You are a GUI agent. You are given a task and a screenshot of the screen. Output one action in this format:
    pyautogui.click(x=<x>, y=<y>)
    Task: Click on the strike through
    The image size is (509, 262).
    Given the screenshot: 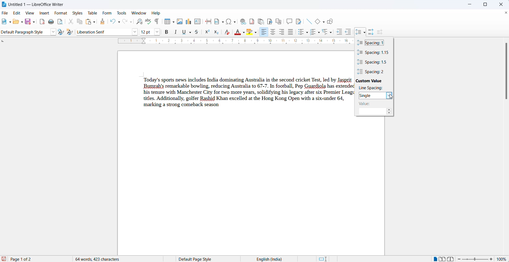 What is the action you would take?
    pyautogui.click(x=197, y=32)
    